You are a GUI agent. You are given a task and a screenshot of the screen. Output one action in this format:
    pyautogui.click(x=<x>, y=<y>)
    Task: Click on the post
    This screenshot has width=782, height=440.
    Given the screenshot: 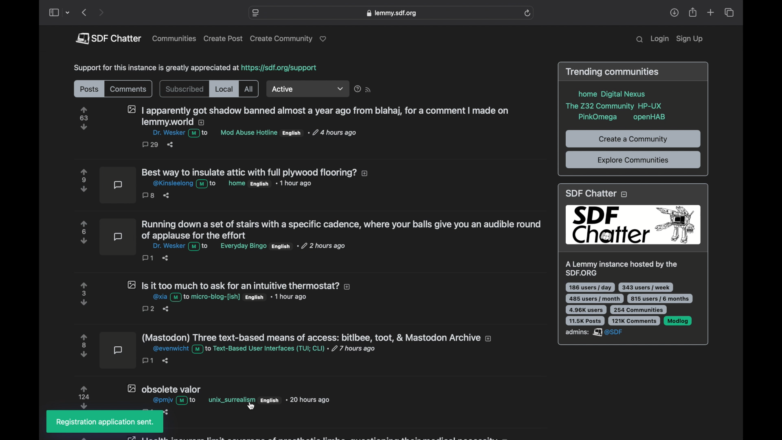 What is the action you would take?
    pyautogui.click(x=296, y=126)
    